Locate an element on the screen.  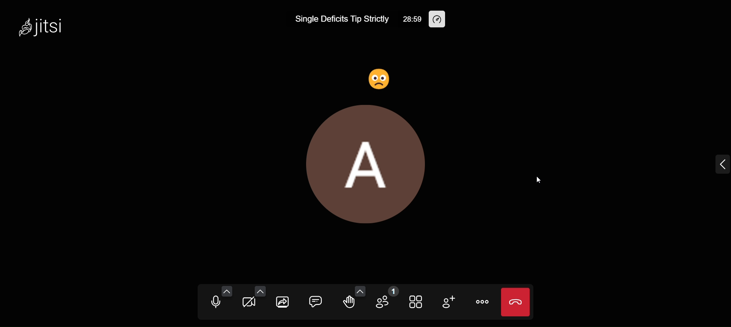
more actions is located at coordinates (484, 302).